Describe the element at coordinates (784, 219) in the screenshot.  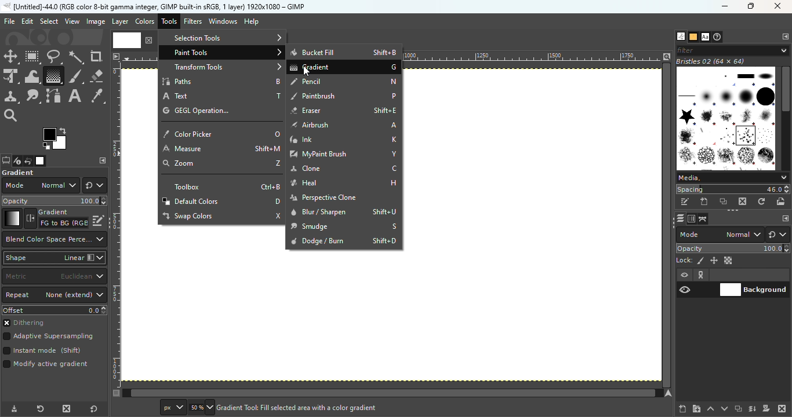
I see `Configure this tab` at that location.